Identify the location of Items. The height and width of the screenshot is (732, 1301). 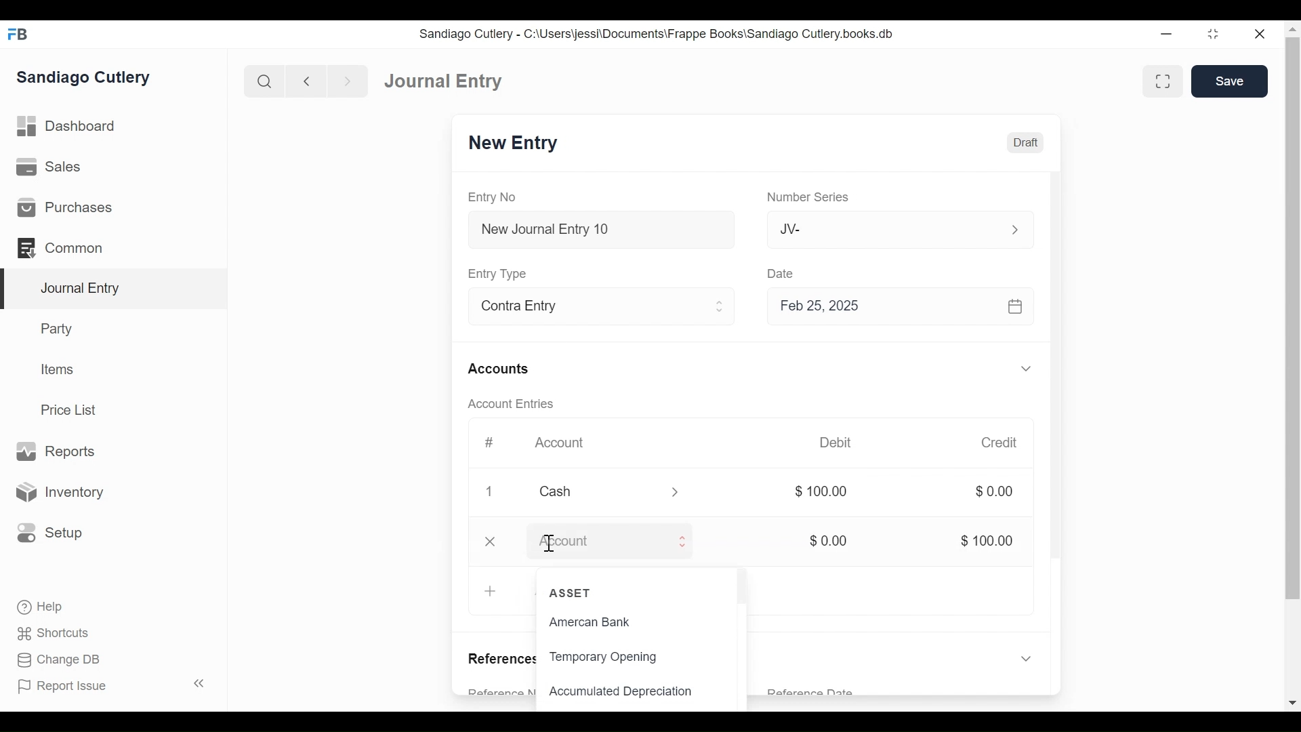
(59, 371).